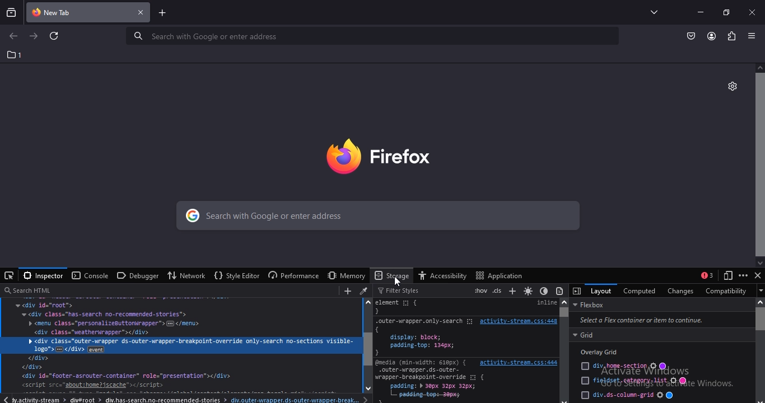  What do you see at coordinates (511, 290) in the screenshot?
I see `add newrule` at bounding box center [511, 290].